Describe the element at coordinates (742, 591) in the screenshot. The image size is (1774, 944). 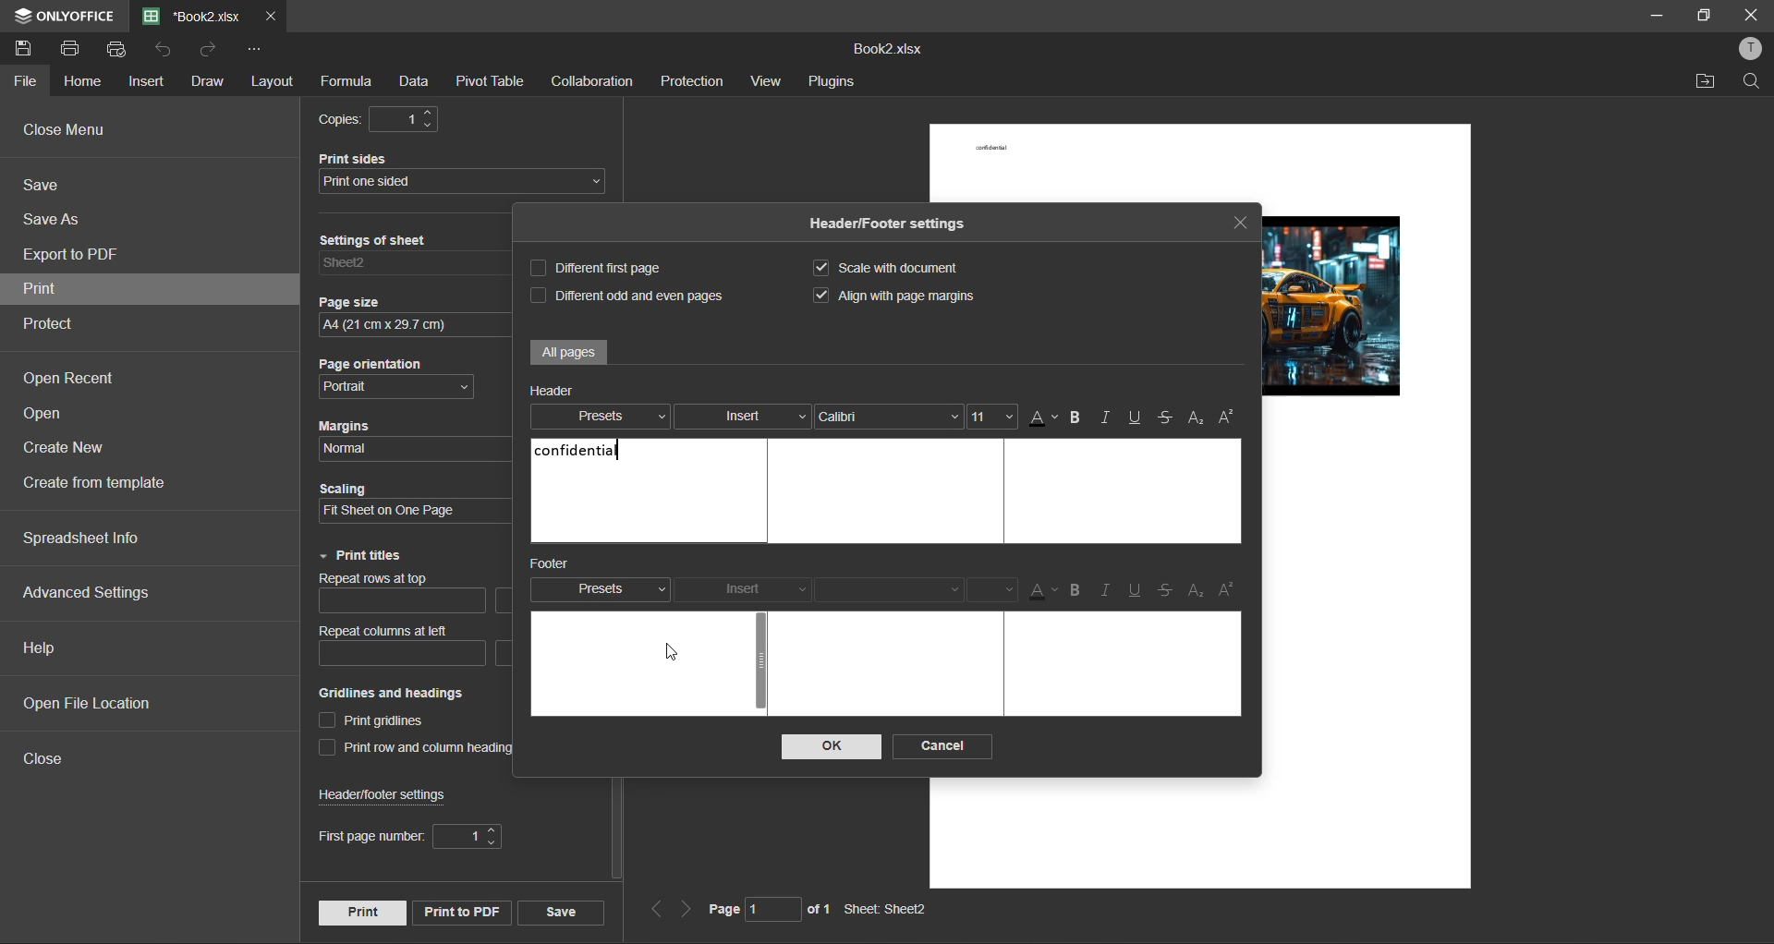
I see `insert` at that location.